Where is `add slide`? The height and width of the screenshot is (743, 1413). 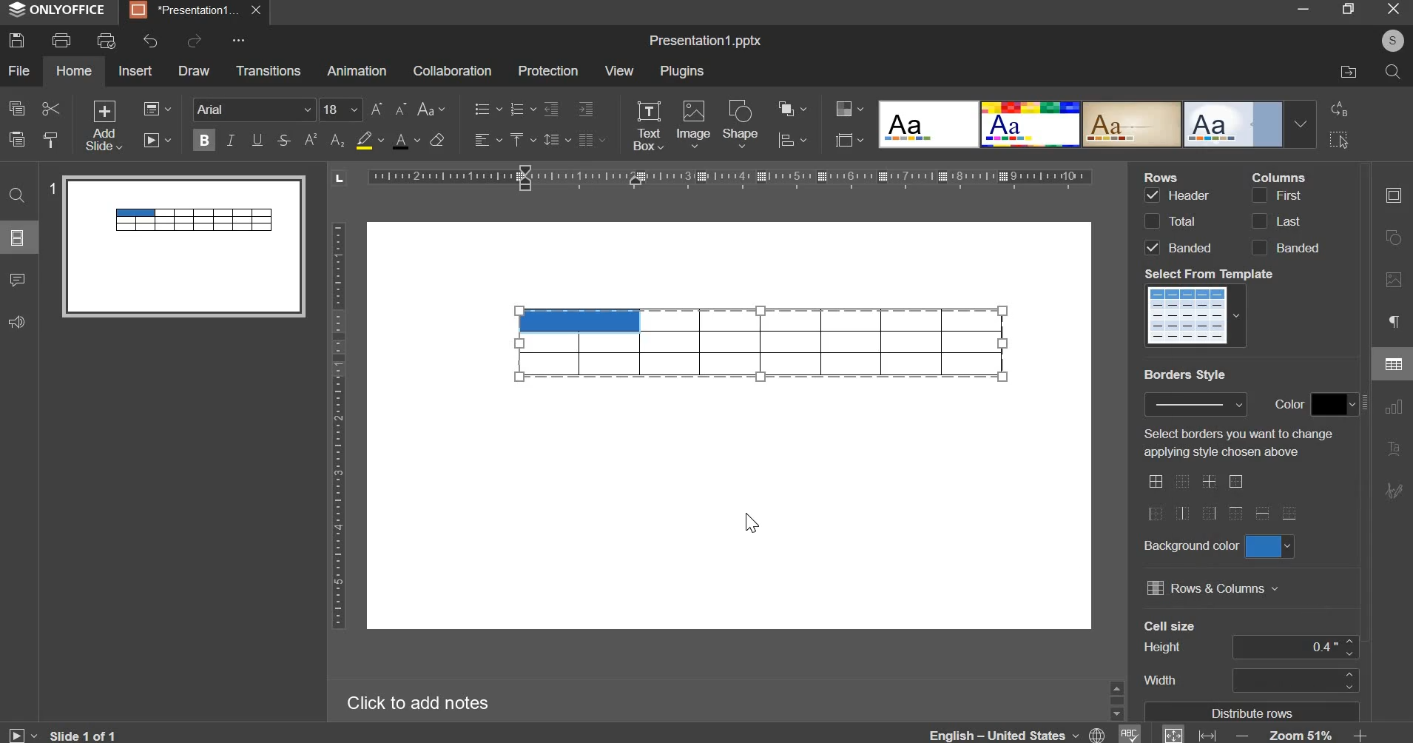 add slide is located at coordinates (104, 127).